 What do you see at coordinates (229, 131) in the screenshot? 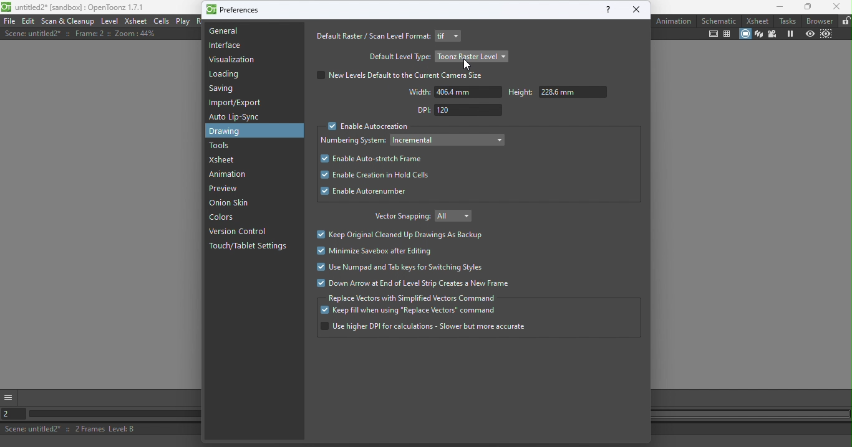
I see `Drawing` at bounding box center [229, 131].